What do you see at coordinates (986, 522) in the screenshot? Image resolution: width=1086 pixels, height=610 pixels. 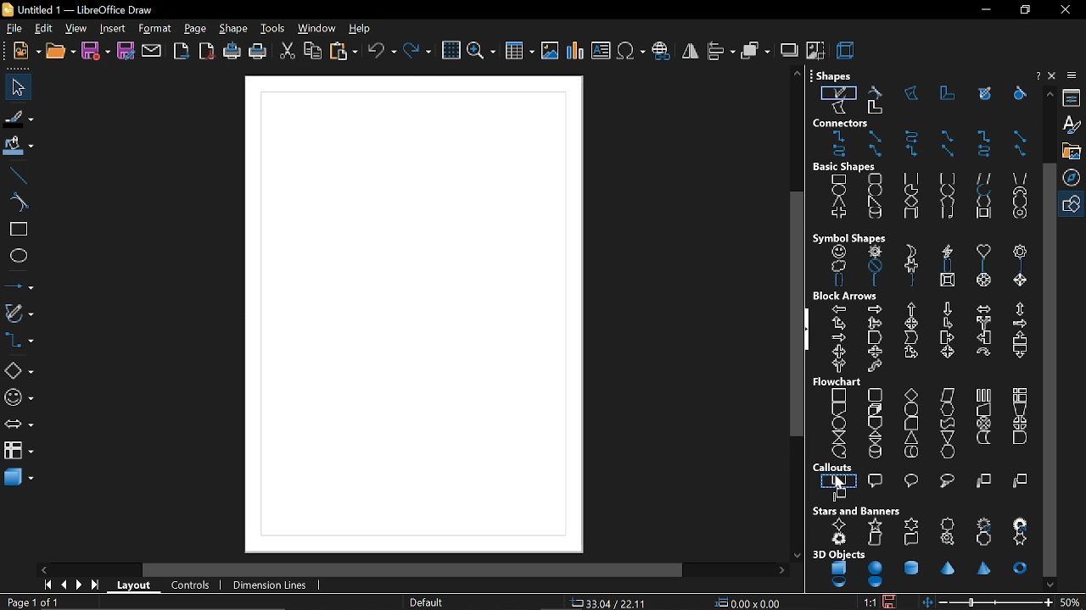 I see `12 point star` at bounding box center [986, 522].